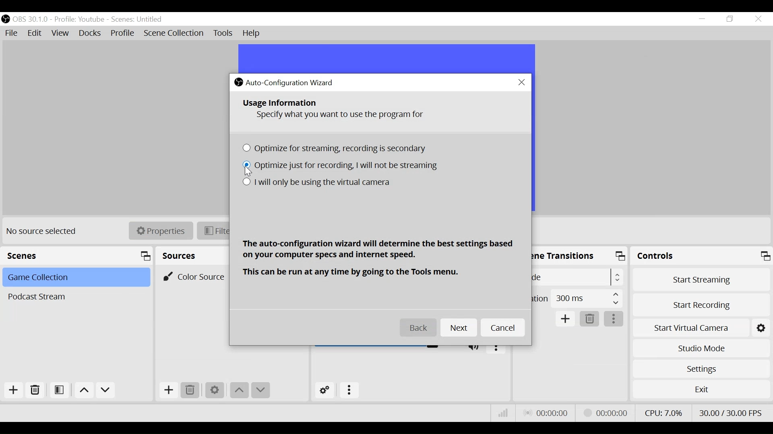 This screenshot has height=434, width=773. What do you see at coordinates (759, 19) in the screenshot?
I see `Close` at bounding box center [759, 19].